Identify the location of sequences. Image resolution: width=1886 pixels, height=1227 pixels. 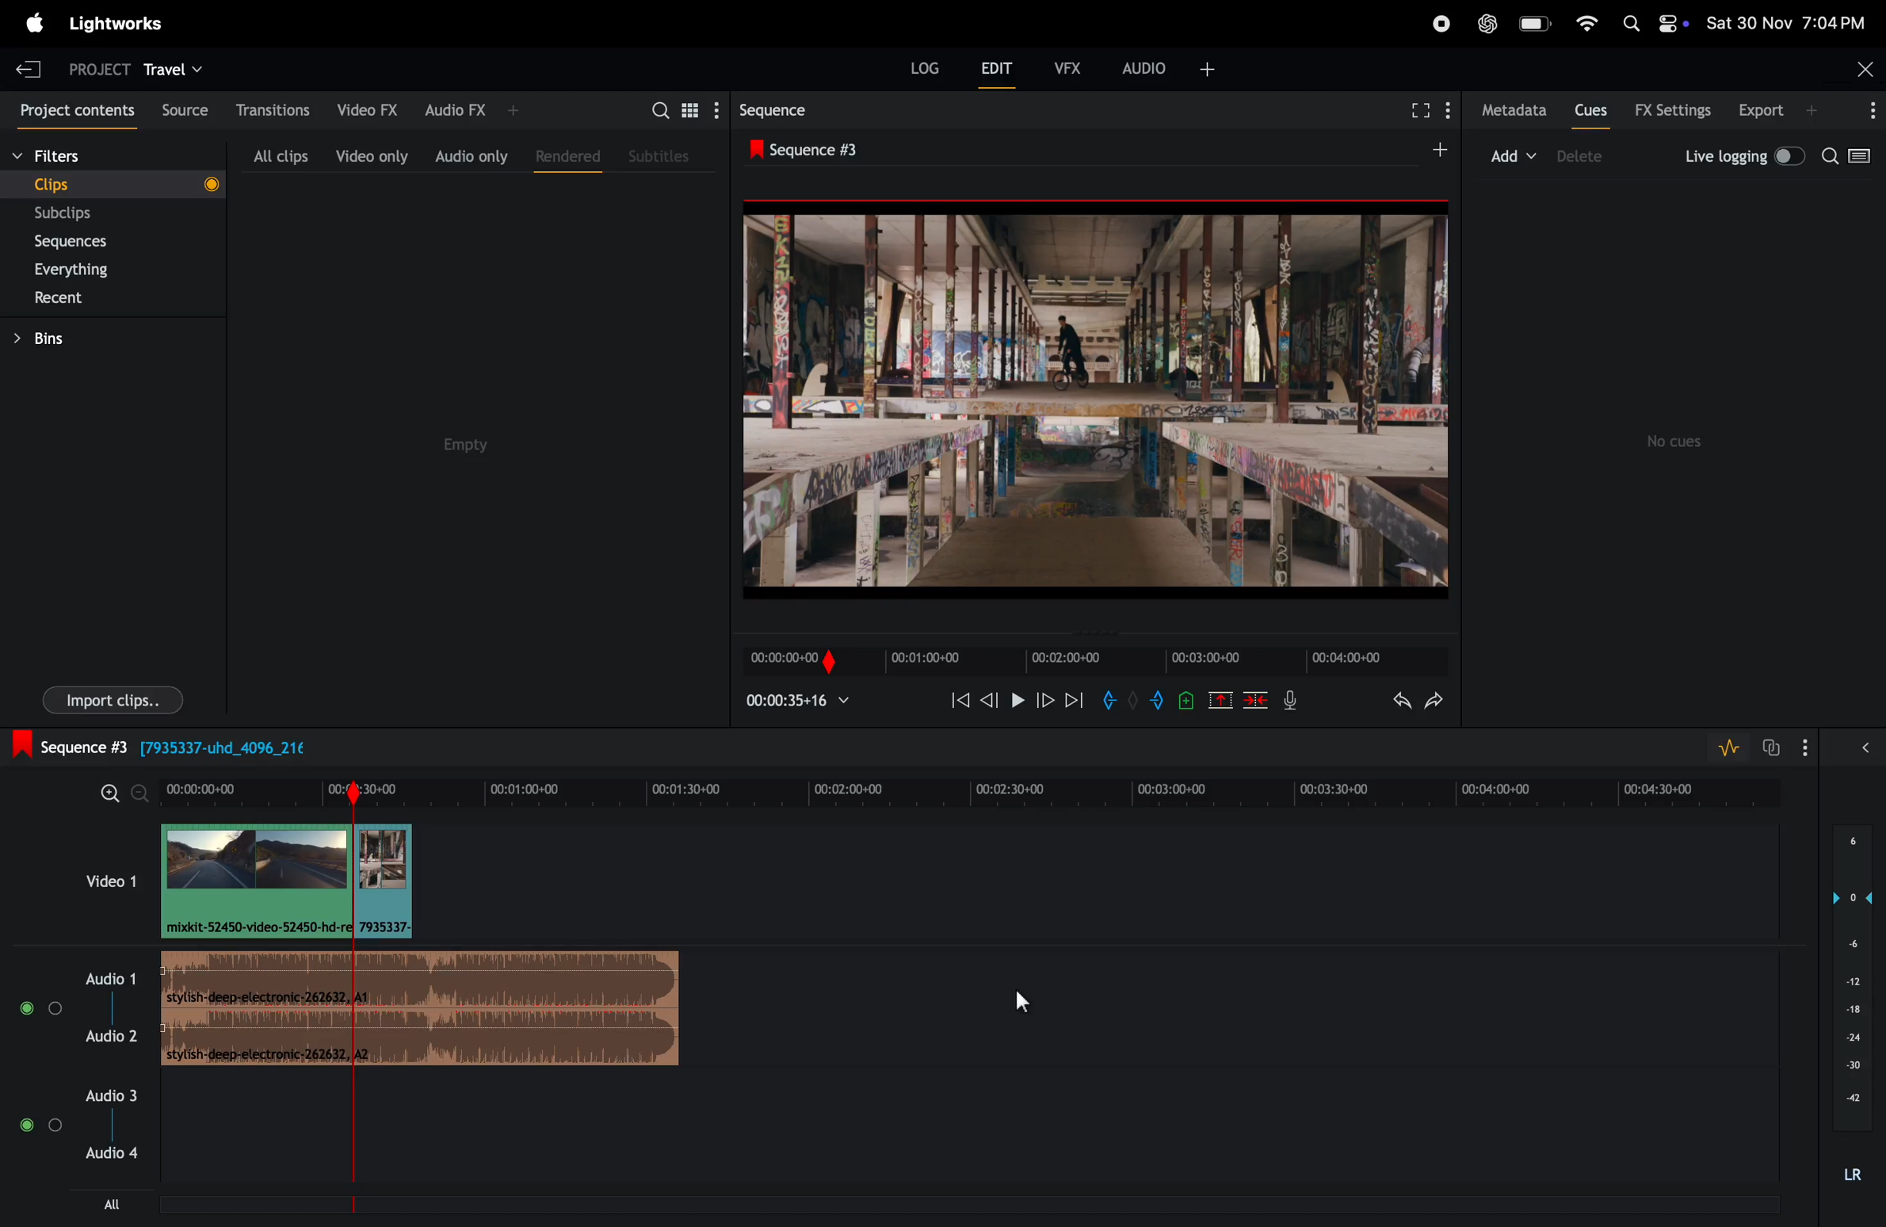
(86, 242).